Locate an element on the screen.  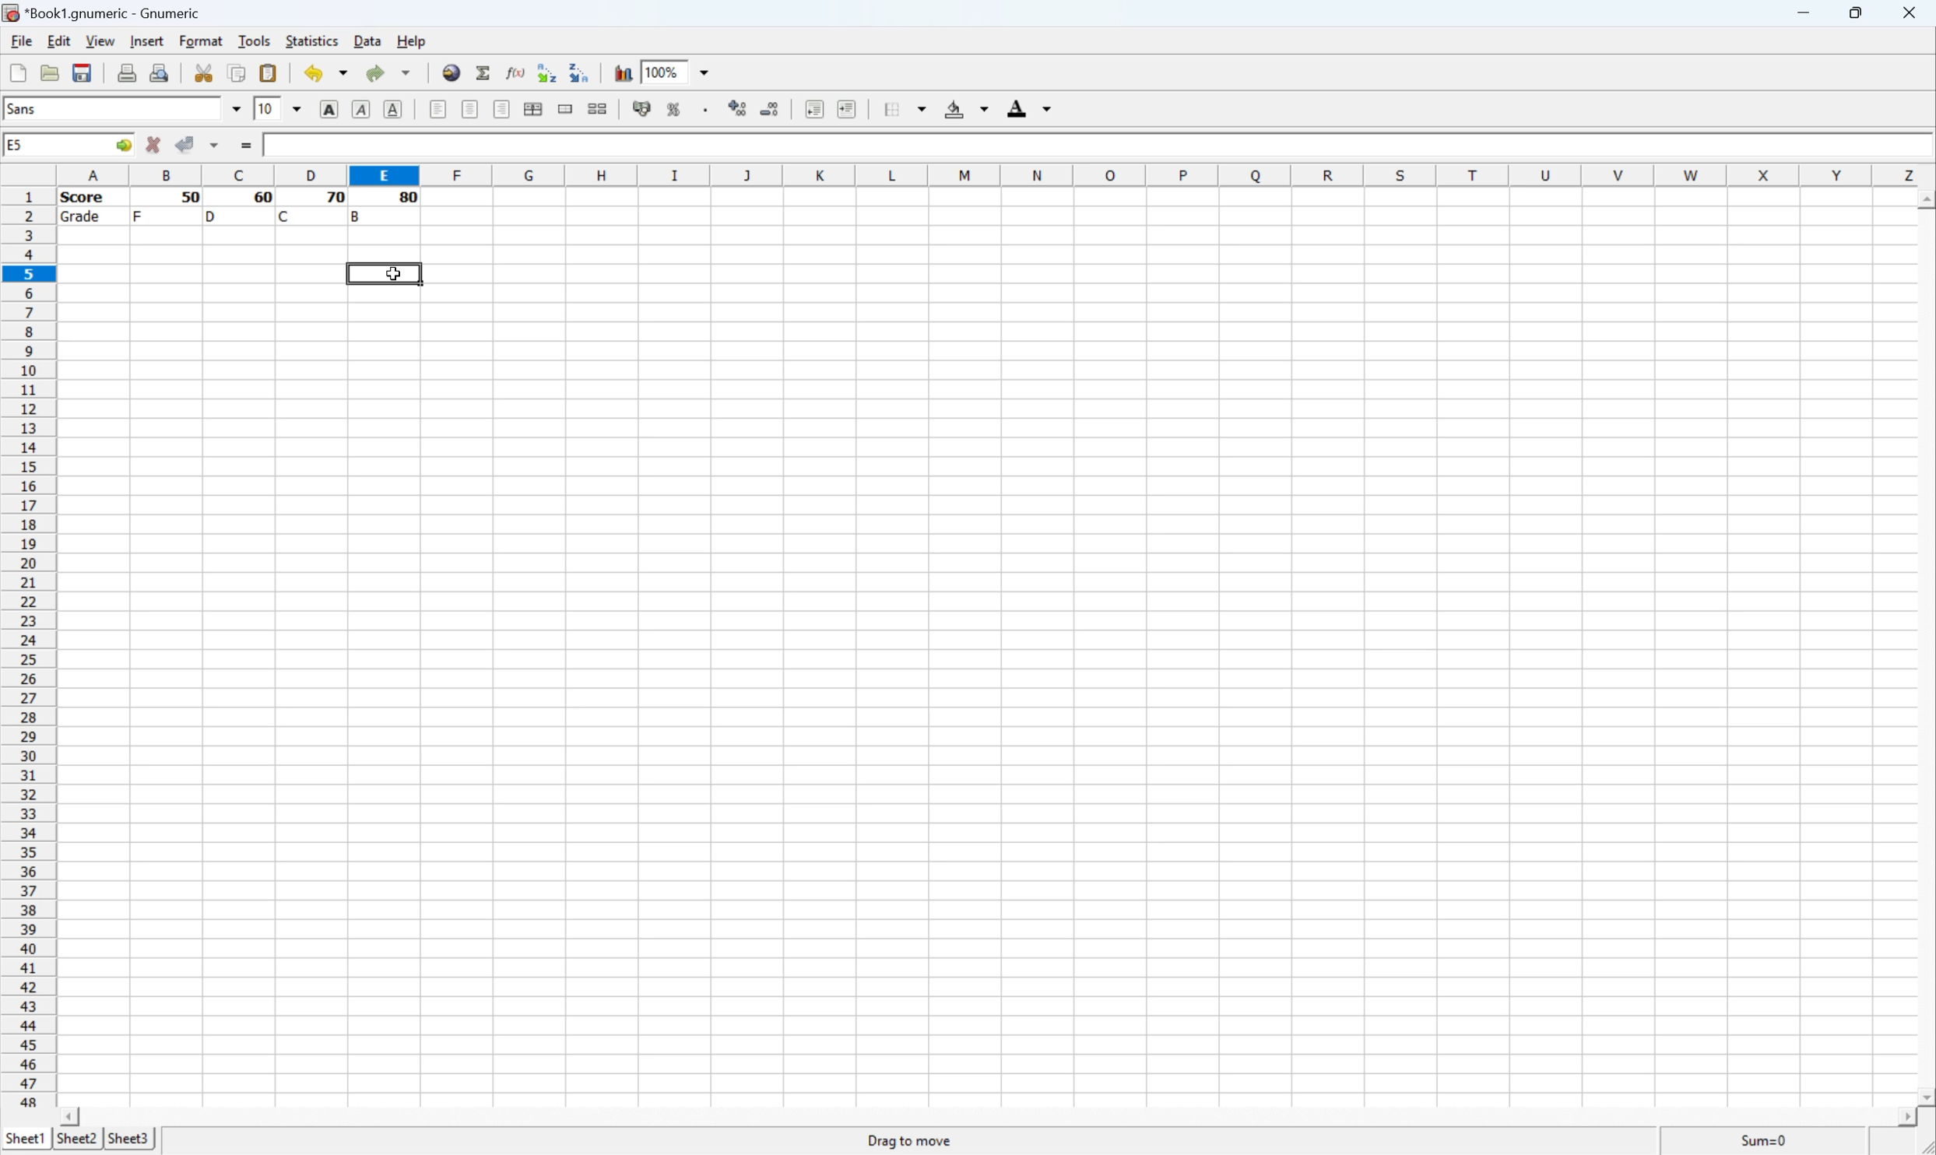
selected 5 Row is located at coordinates (28, 272).